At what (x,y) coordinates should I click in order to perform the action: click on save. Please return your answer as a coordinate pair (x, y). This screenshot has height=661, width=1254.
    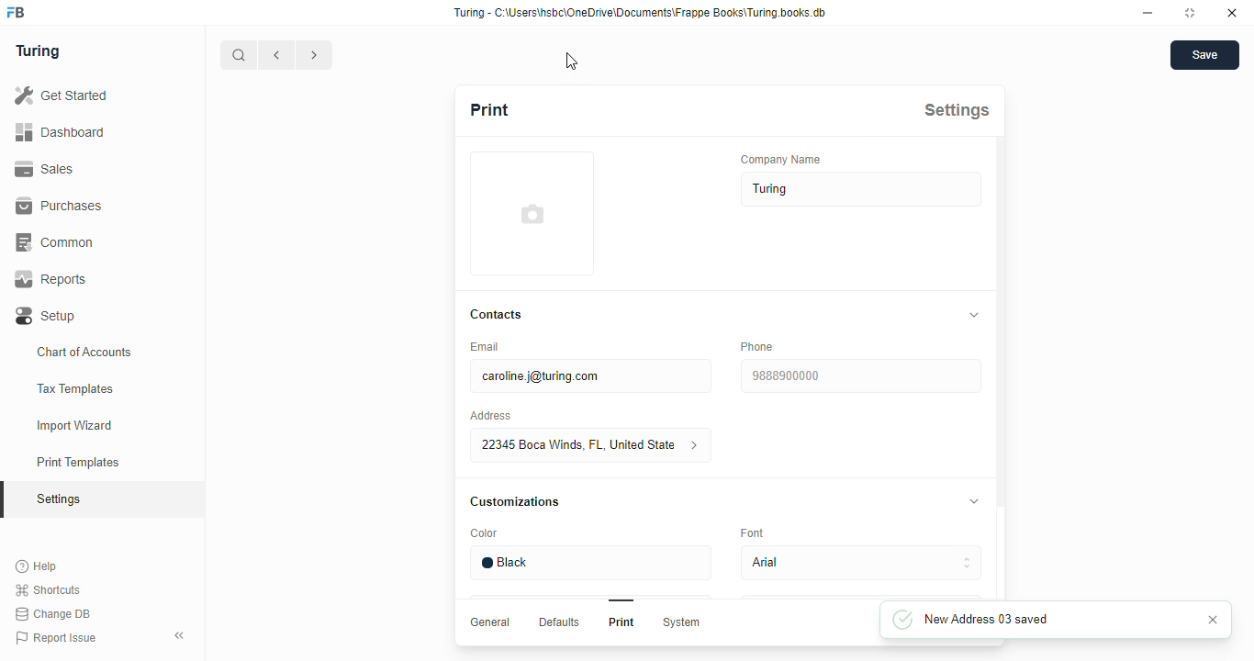
    Looking at the image, I should click on (1205, 55).